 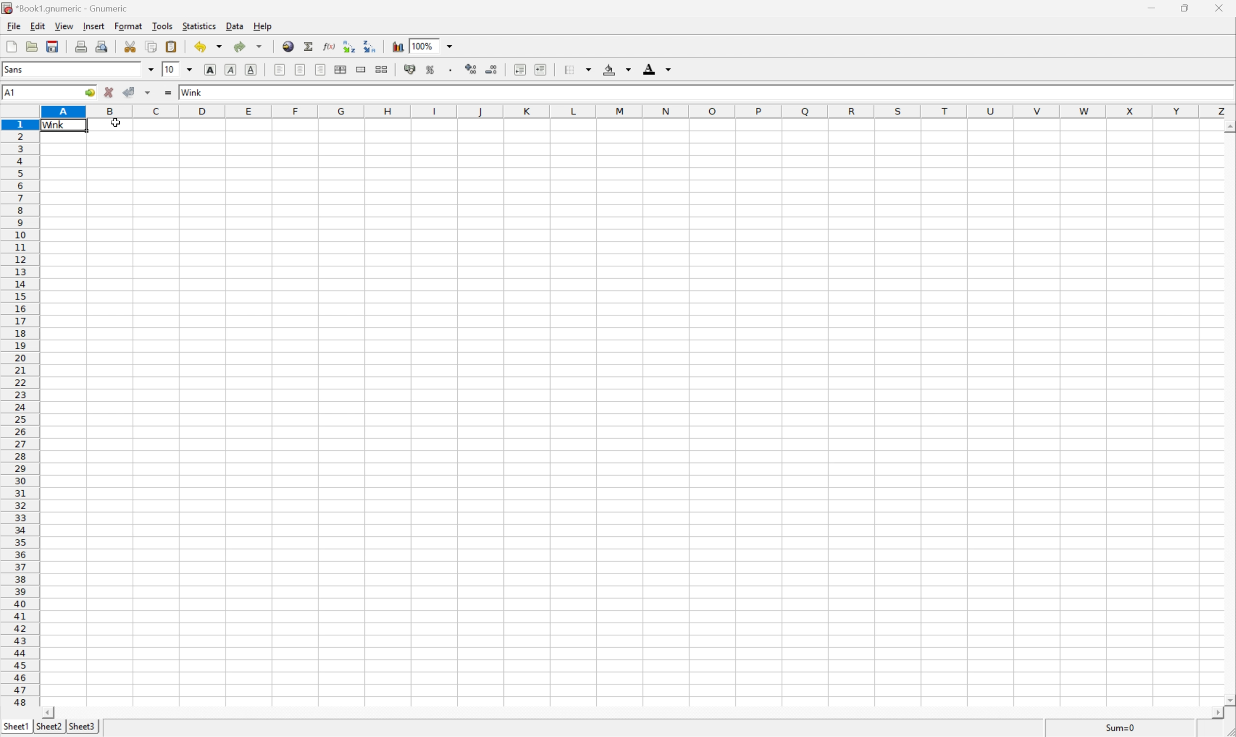 What do you see at coordinates (93, 28) in the screenshot?
I see `insert` at bounding box center [93, 28].